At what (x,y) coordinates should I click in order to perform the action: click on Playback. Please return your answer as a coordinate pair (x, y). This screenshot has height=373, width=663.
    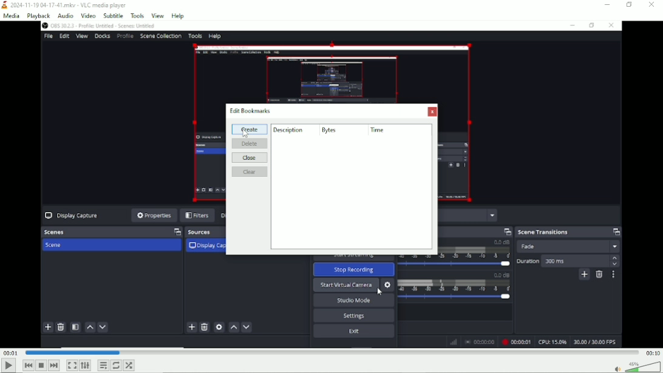
    Looking at the image, I should click on (38, 16).